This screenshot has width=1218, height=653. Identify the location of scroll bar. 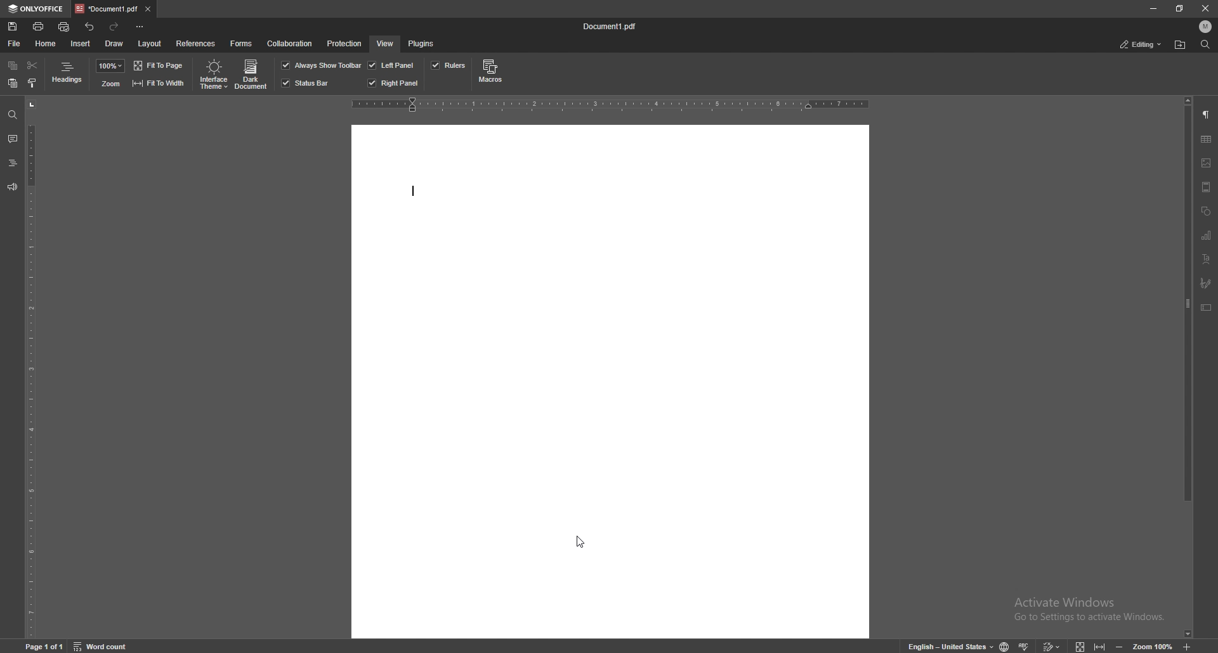
(1188, 366).